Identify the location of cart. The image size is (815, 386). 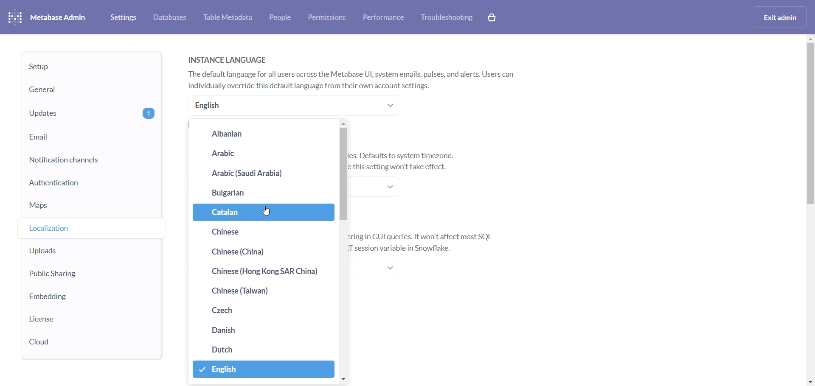
(492, 17).